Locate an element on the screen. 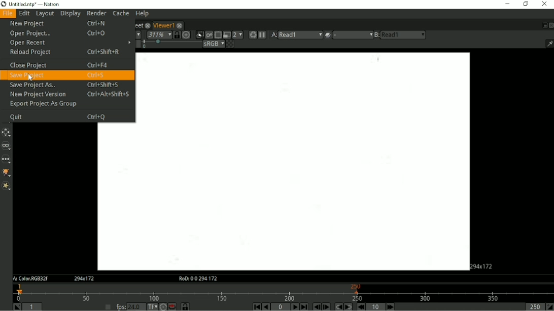  Viewer input B is located at coordinates (377, 35).